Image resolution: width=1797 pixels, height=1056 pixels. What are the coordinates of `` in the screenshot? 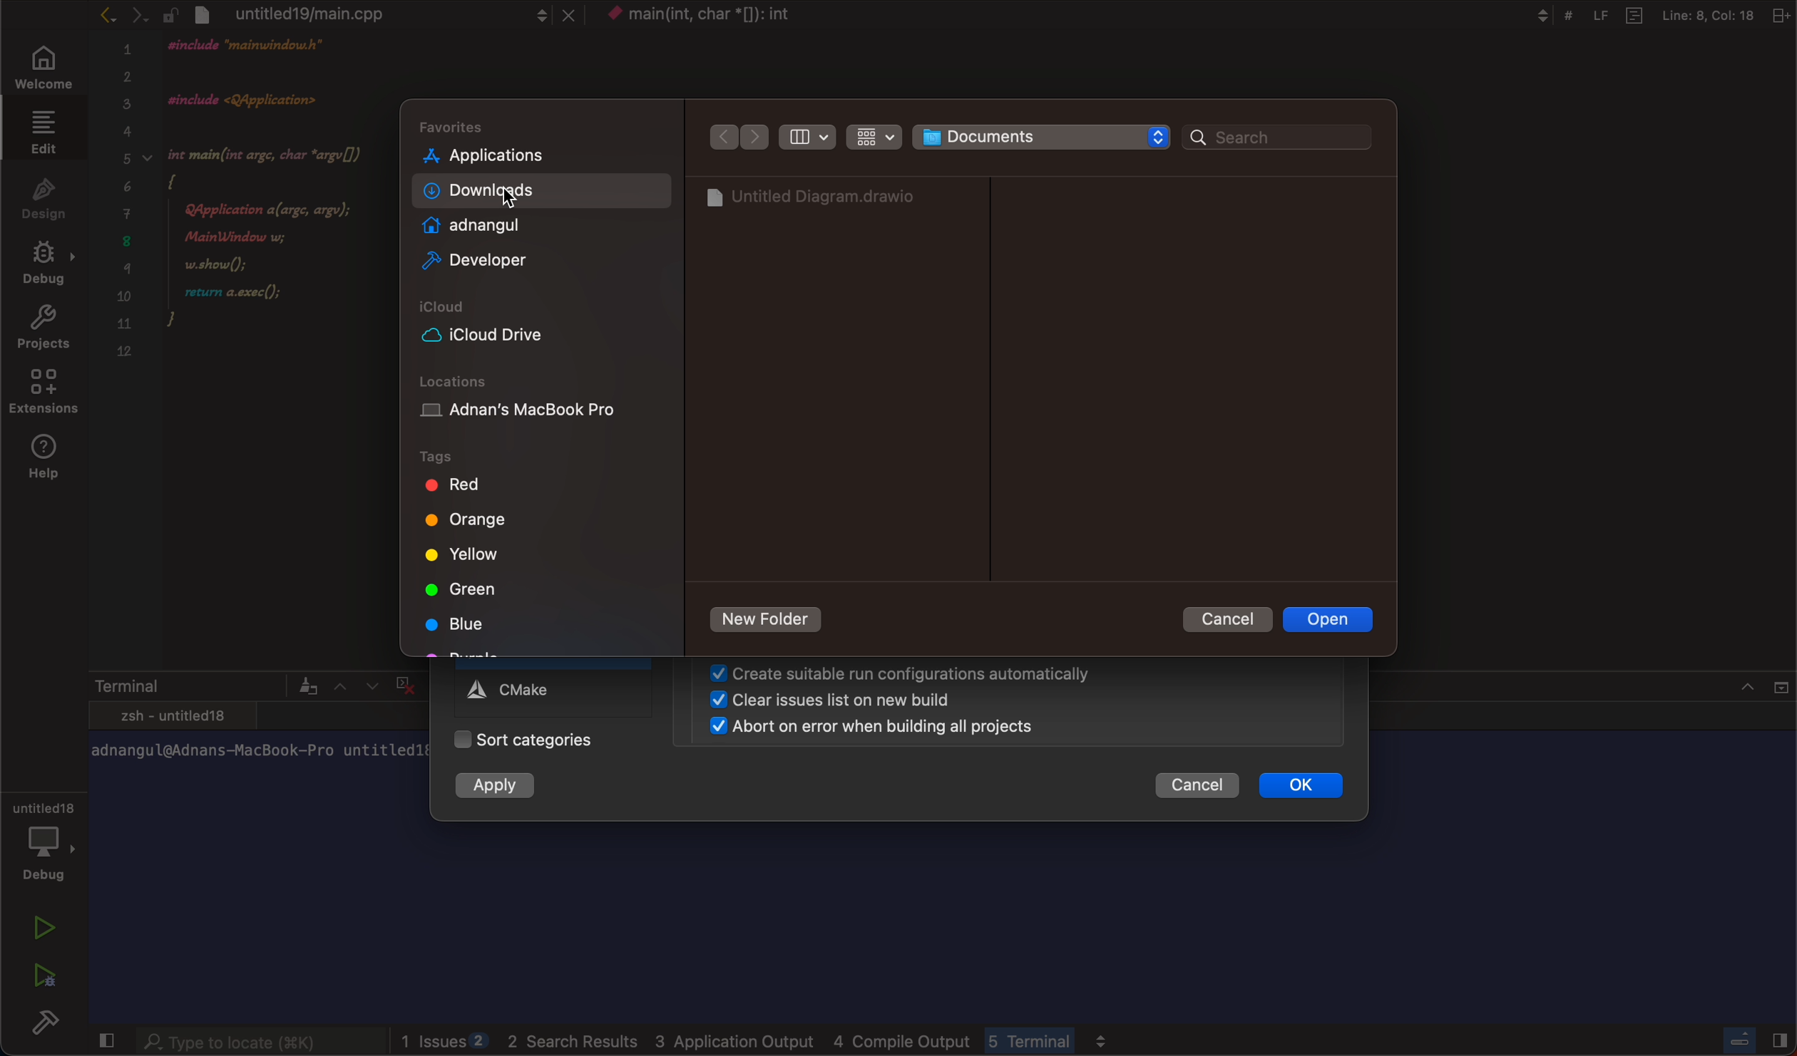 It's located at (1652, 14).